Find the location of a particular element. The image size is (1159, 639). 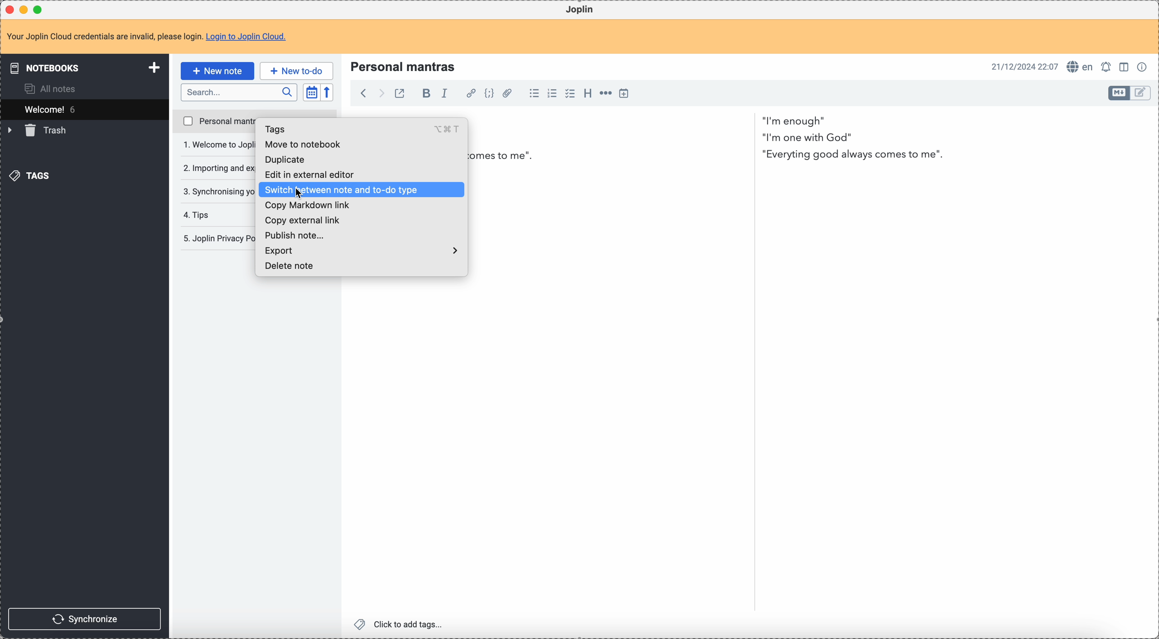

date and hour is located at coordinates (1024, 67).